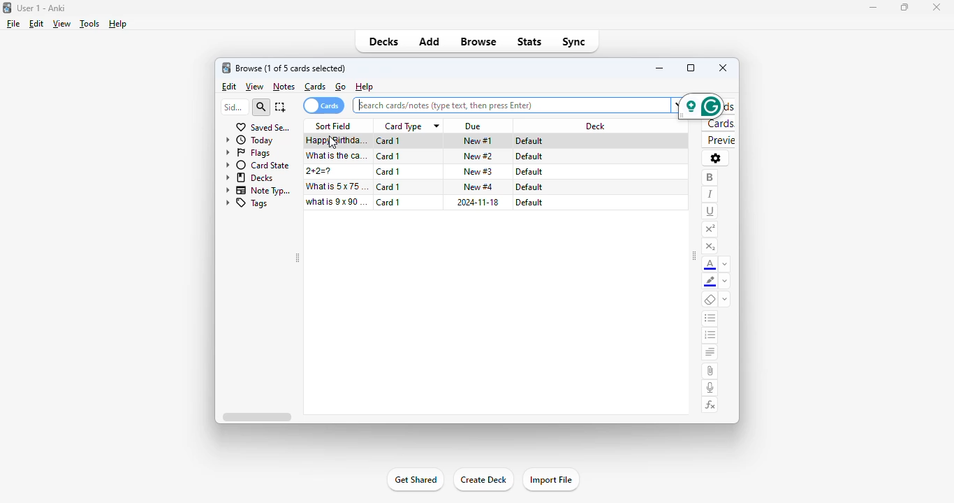  I want to click on stats, so click(530, 41).